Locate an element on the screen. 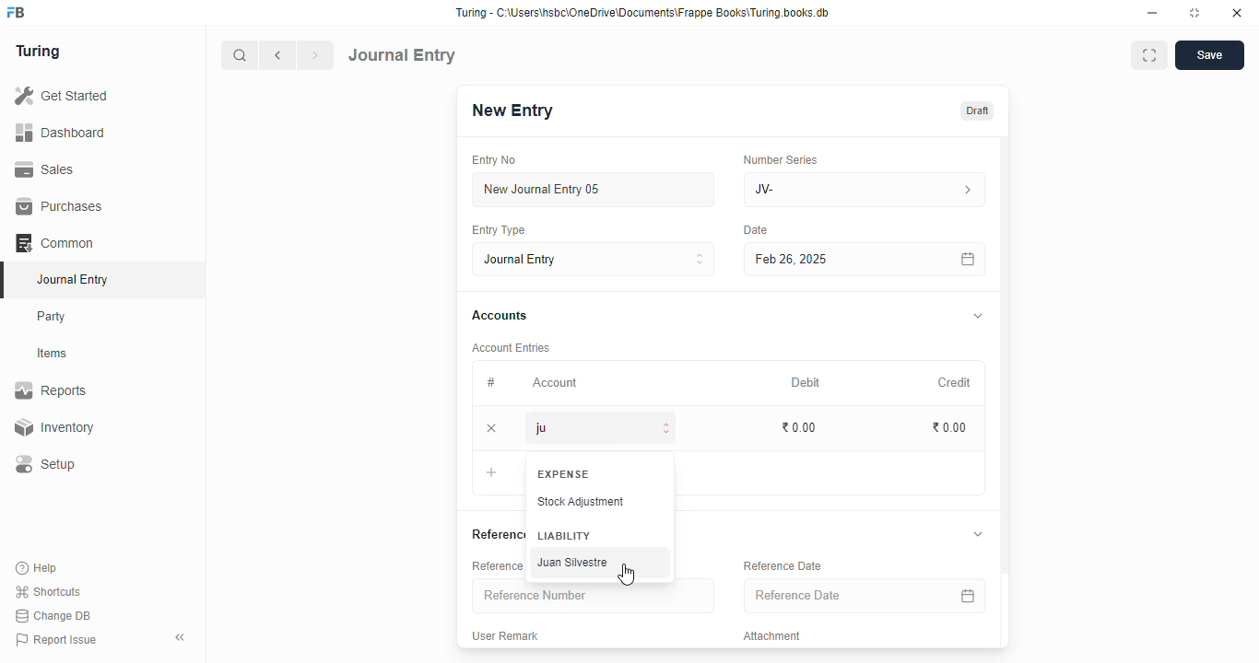 This screenshot has width=1259, height=663. help is located at coordinates (38, 567).